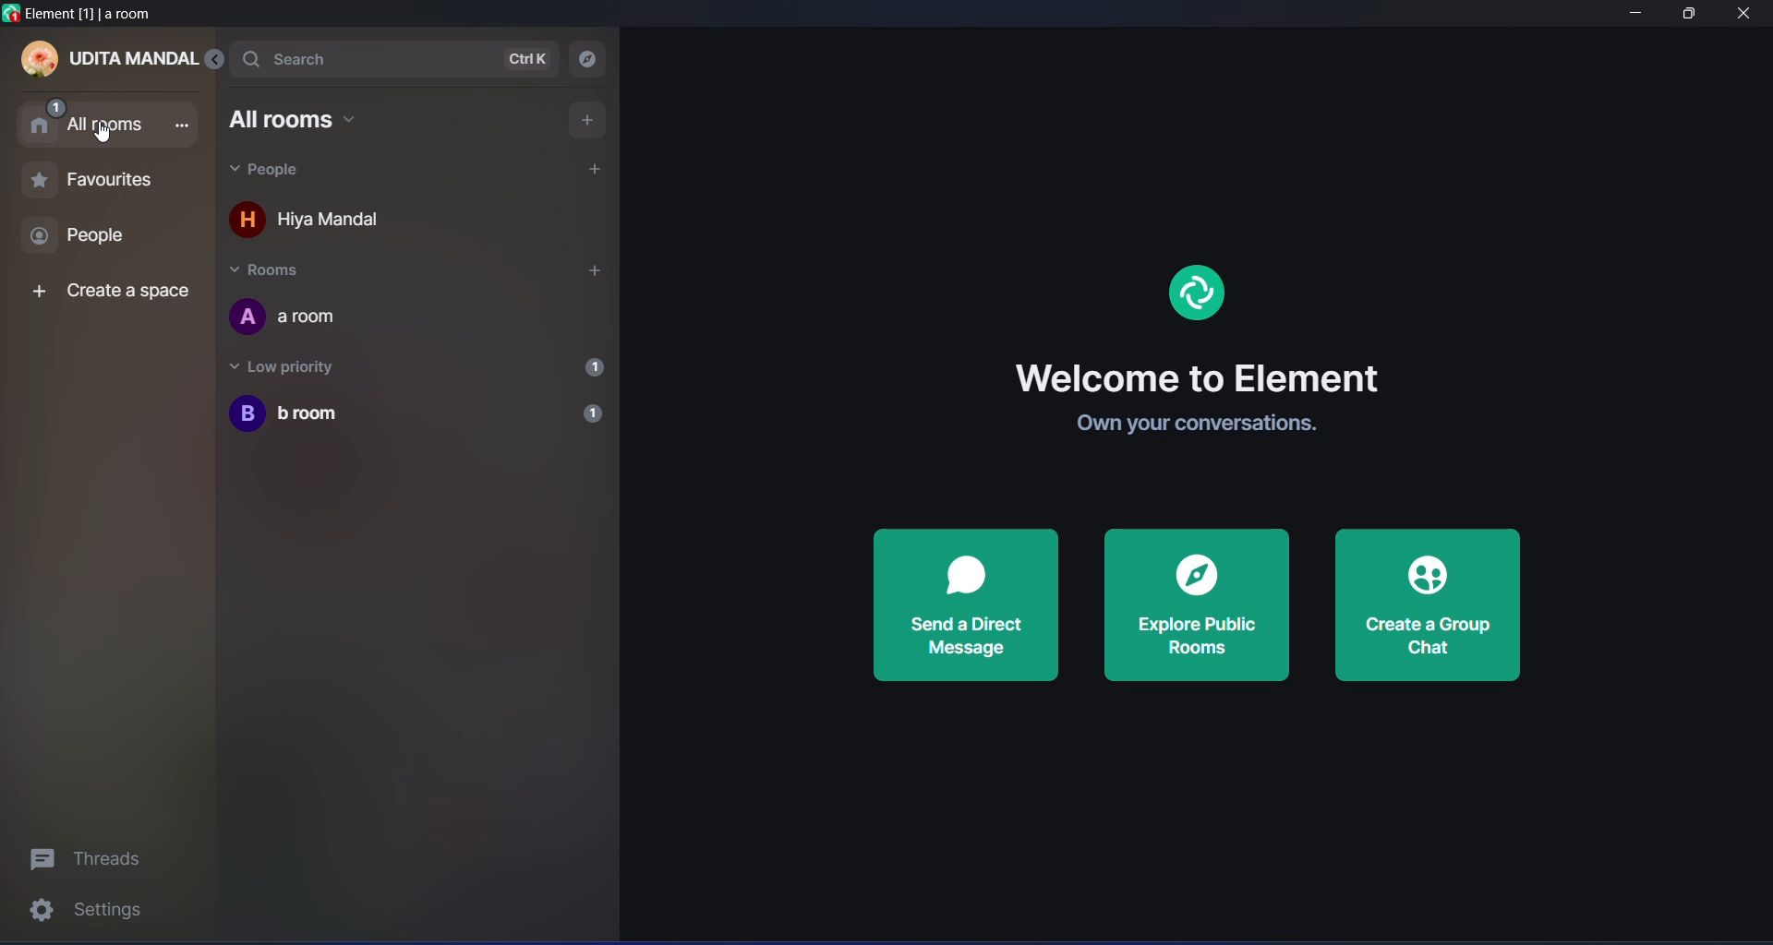  Describe the element at coordinates (88, 14) in the screenshot. I see `Element [1] | a room` at that location.